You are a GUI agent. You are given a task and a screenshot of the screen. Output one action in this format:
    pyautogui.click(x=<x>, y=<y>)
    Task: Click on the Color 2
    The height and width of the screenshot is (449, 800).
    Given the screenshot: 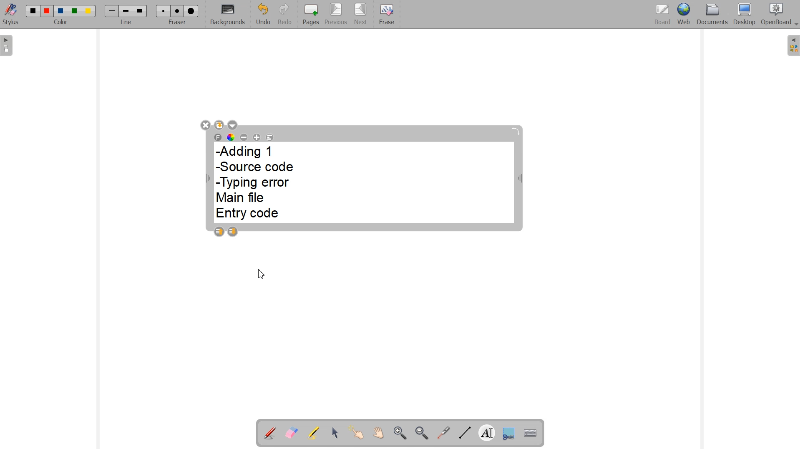 What is the action you would take?
    pyautogui.click(x=48, y=11)
    